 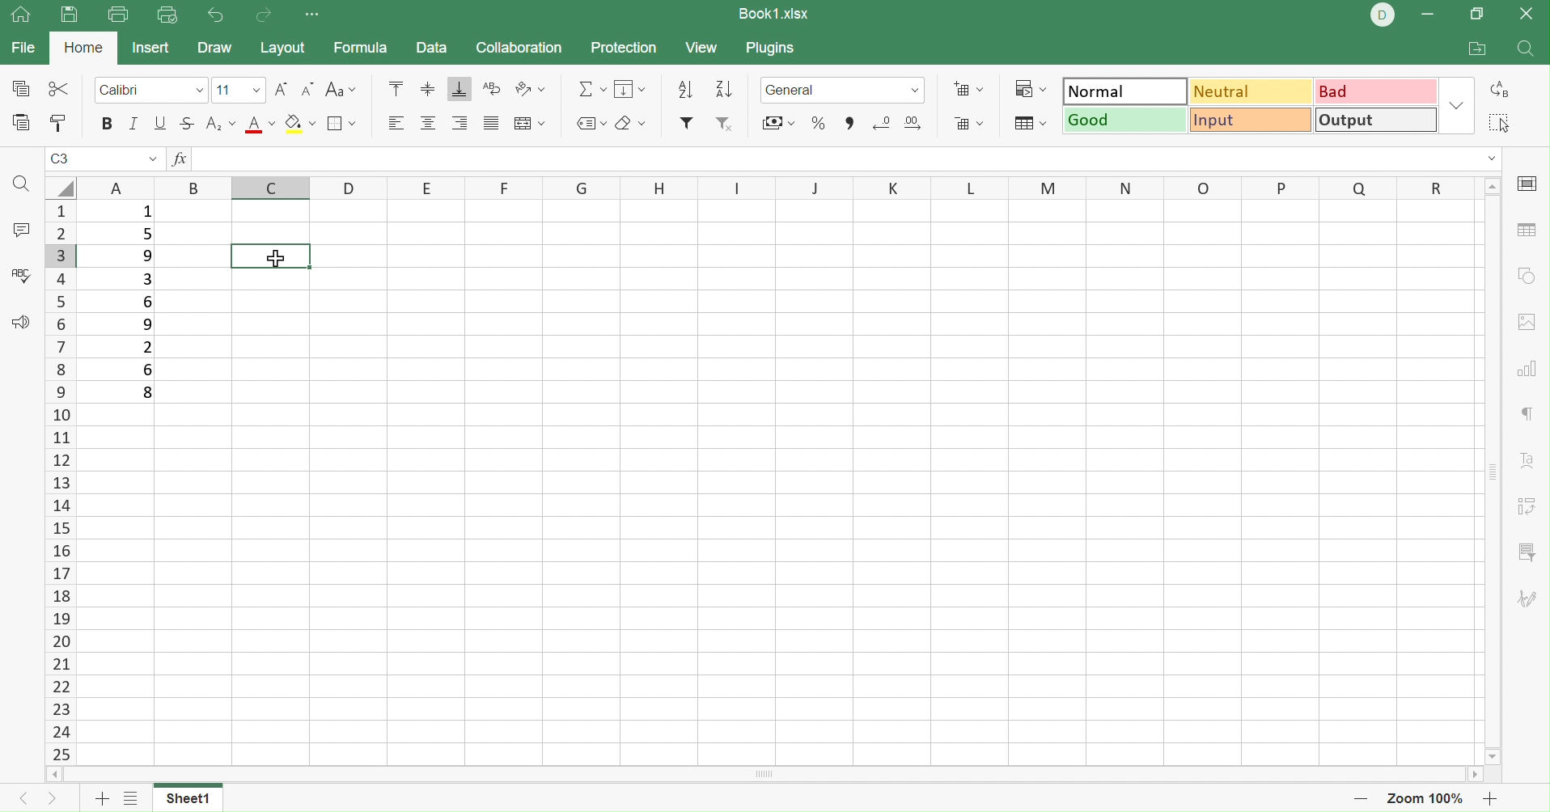 I want to click on Font size, so click(x=238, y=91).